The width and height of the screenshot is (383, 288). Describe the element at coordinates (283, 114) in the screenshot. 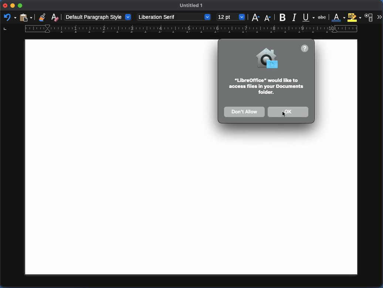

I see `Cursor` at that location.